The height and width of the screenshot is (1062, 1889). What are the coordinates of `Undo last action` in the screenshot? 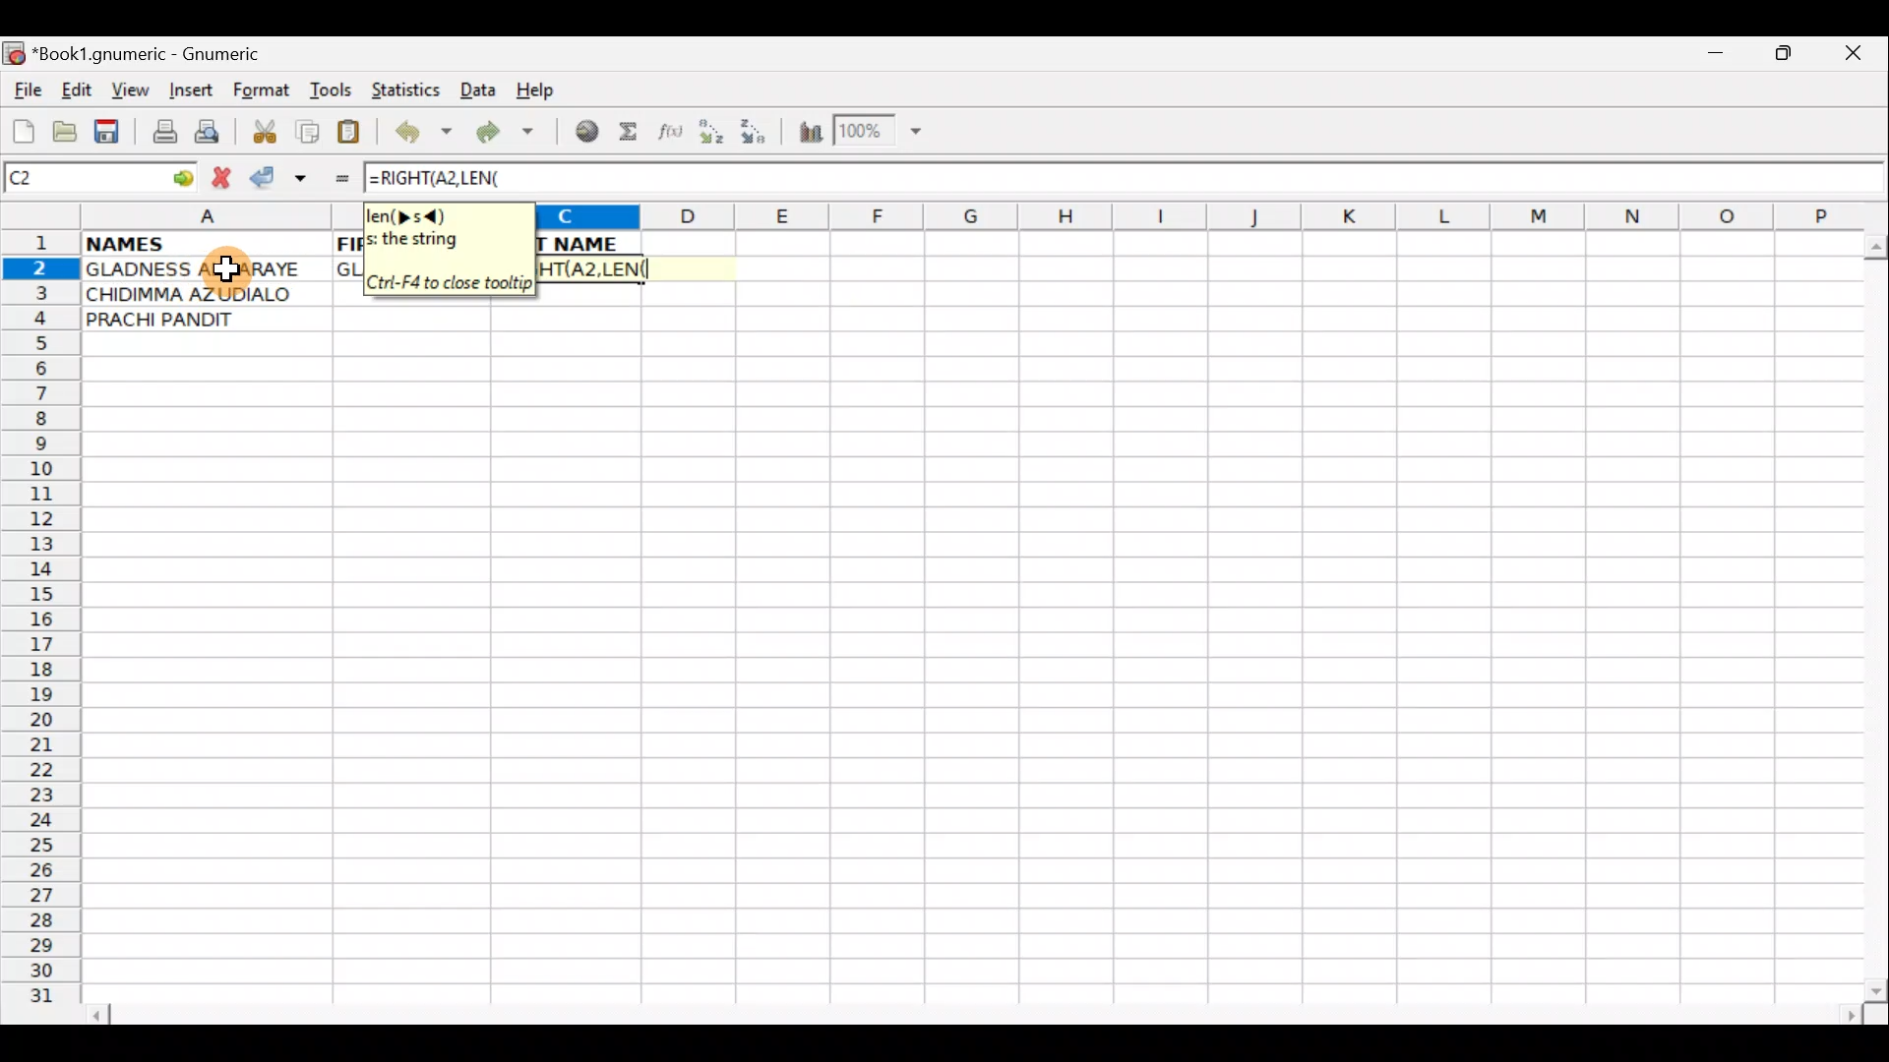 It's located at (426, 135).